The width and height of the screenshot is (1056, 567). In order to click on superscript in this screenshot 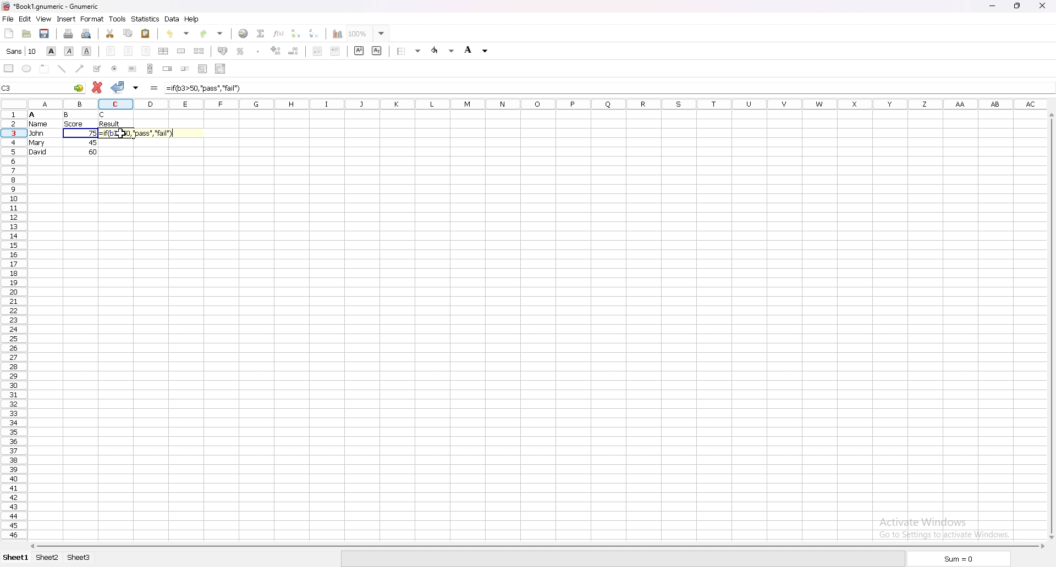, I will do `click(359, 51)`.